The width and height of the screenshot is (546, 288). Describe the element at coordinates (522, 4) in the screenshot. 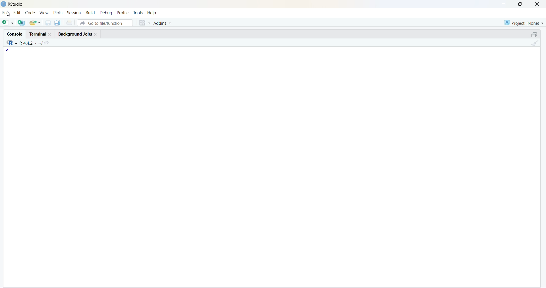

I see `Maximize` at that location.